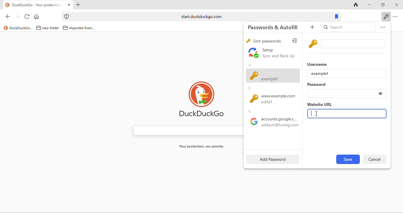 Image resolution: width=403 pixels, height=213 pixels. What do you see at coordinates (320, 73) in the screenshot?
I see `example1` at bounding box center [320, 73].